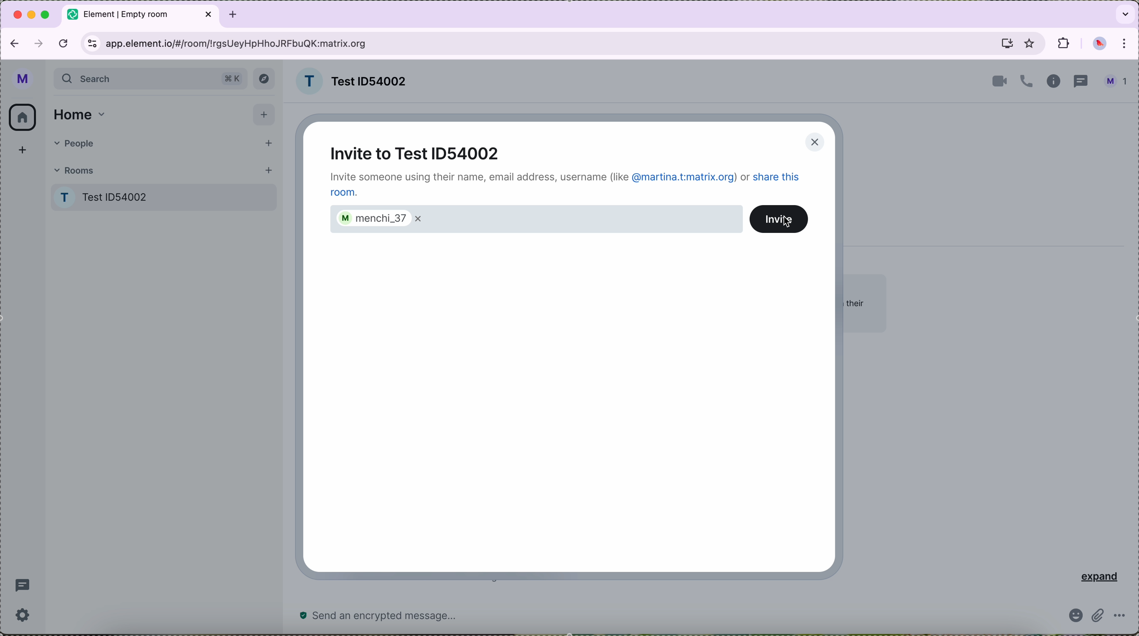  I want to click on close pop-up, so click(811, 141).